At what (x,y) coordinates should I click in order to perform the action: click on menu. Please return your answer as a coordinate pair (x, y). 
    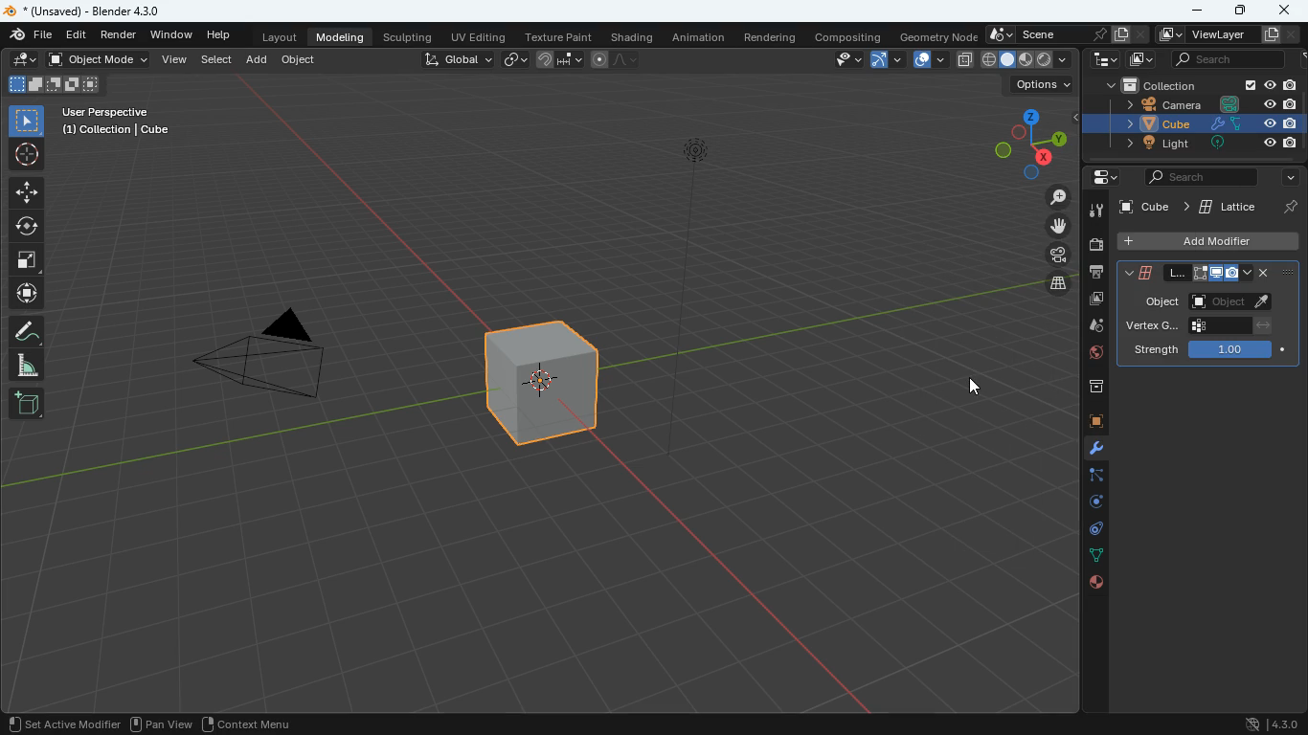
    Looking at the image, I should click on (251, 723).